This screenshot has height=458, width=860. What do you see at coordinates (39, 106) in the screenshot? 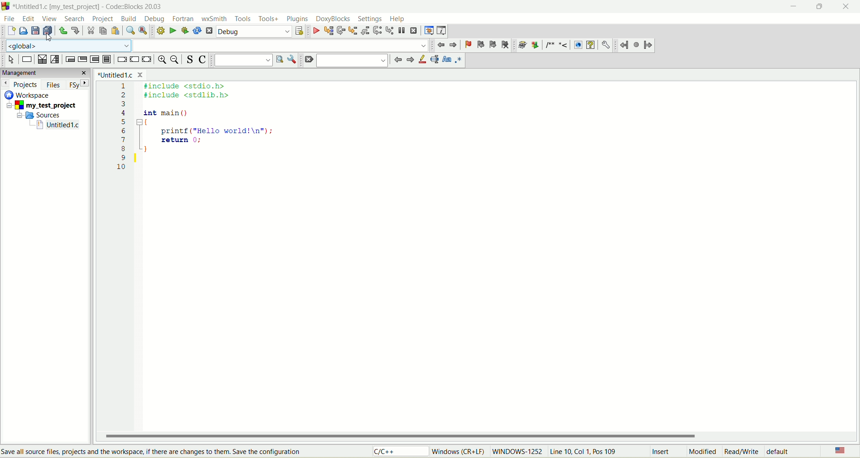
I see `my test project` at bounding box center [39, 106].